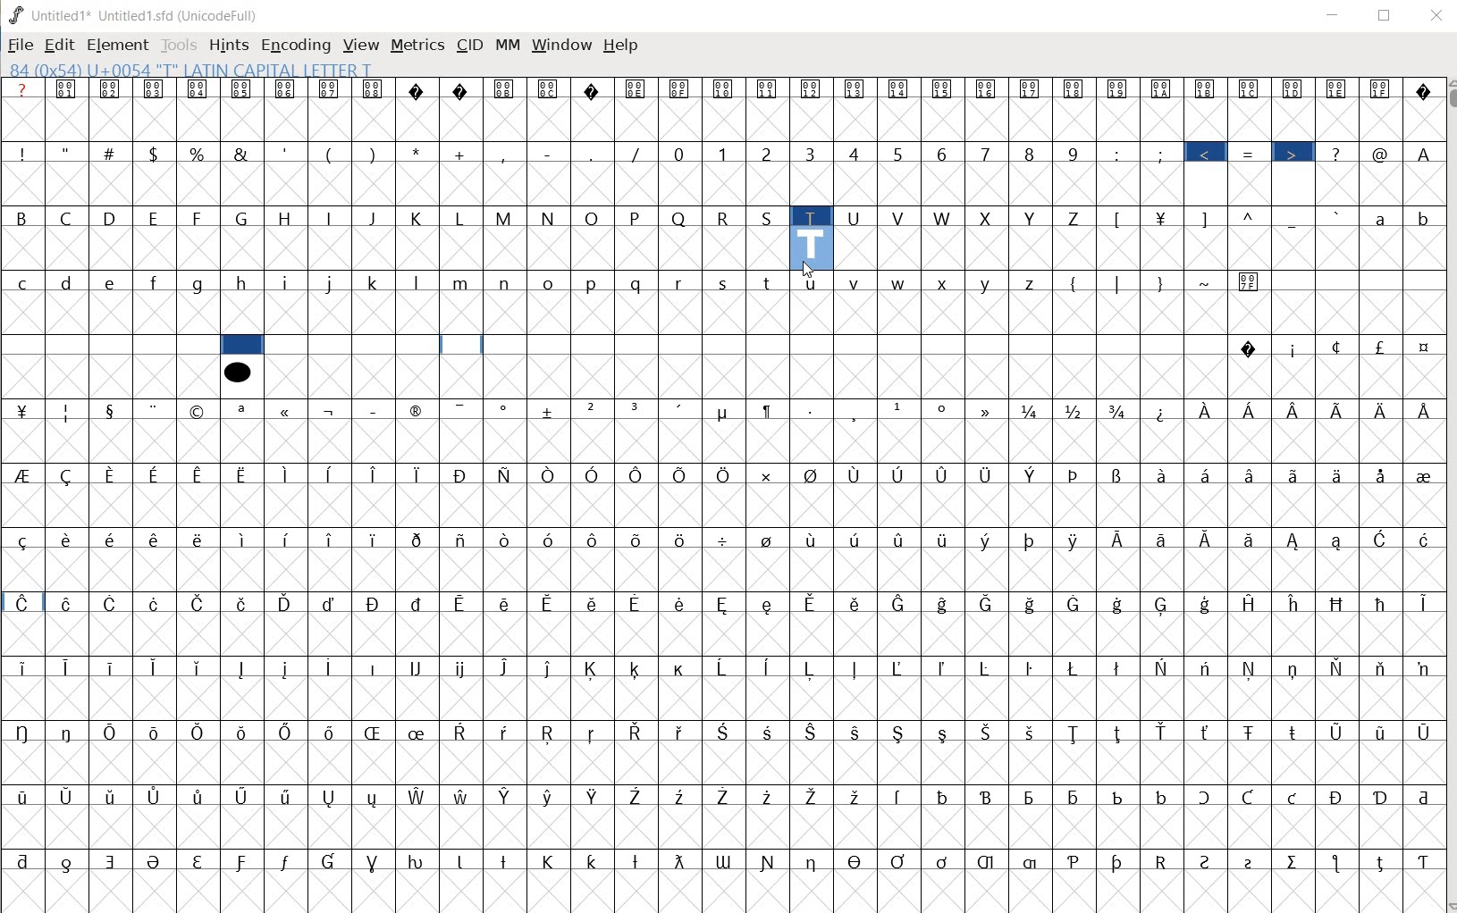 The height and width of the screenshot is (913, 1457). I want to click on Symbol, so click(898, 602).